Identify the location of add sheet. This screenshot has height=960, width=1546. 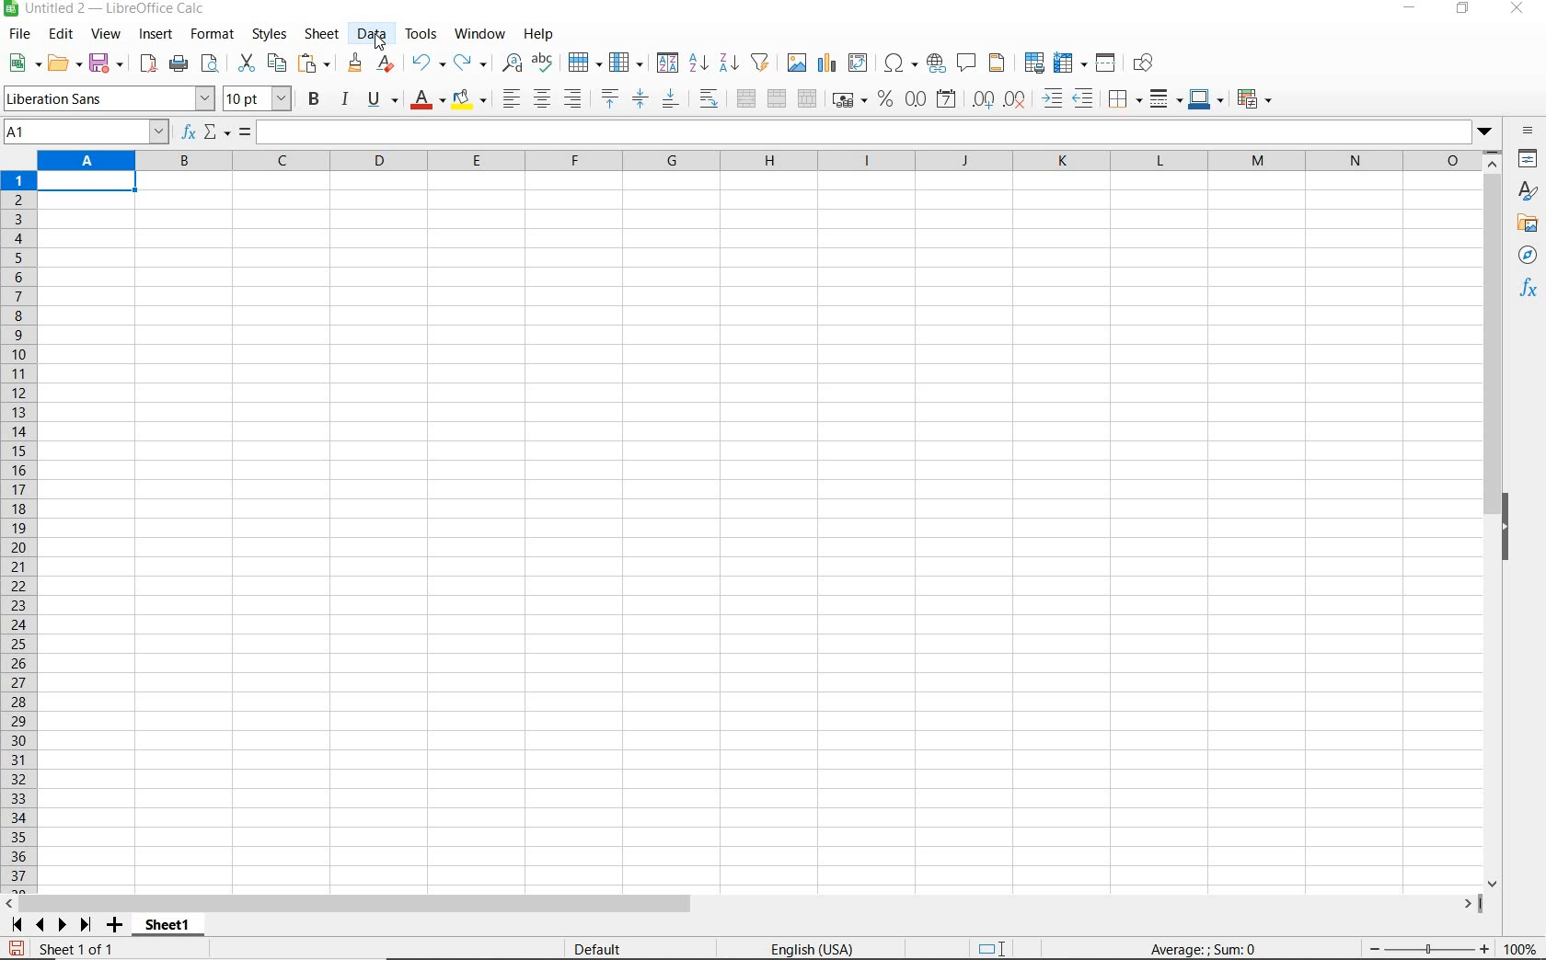
(112, 927).